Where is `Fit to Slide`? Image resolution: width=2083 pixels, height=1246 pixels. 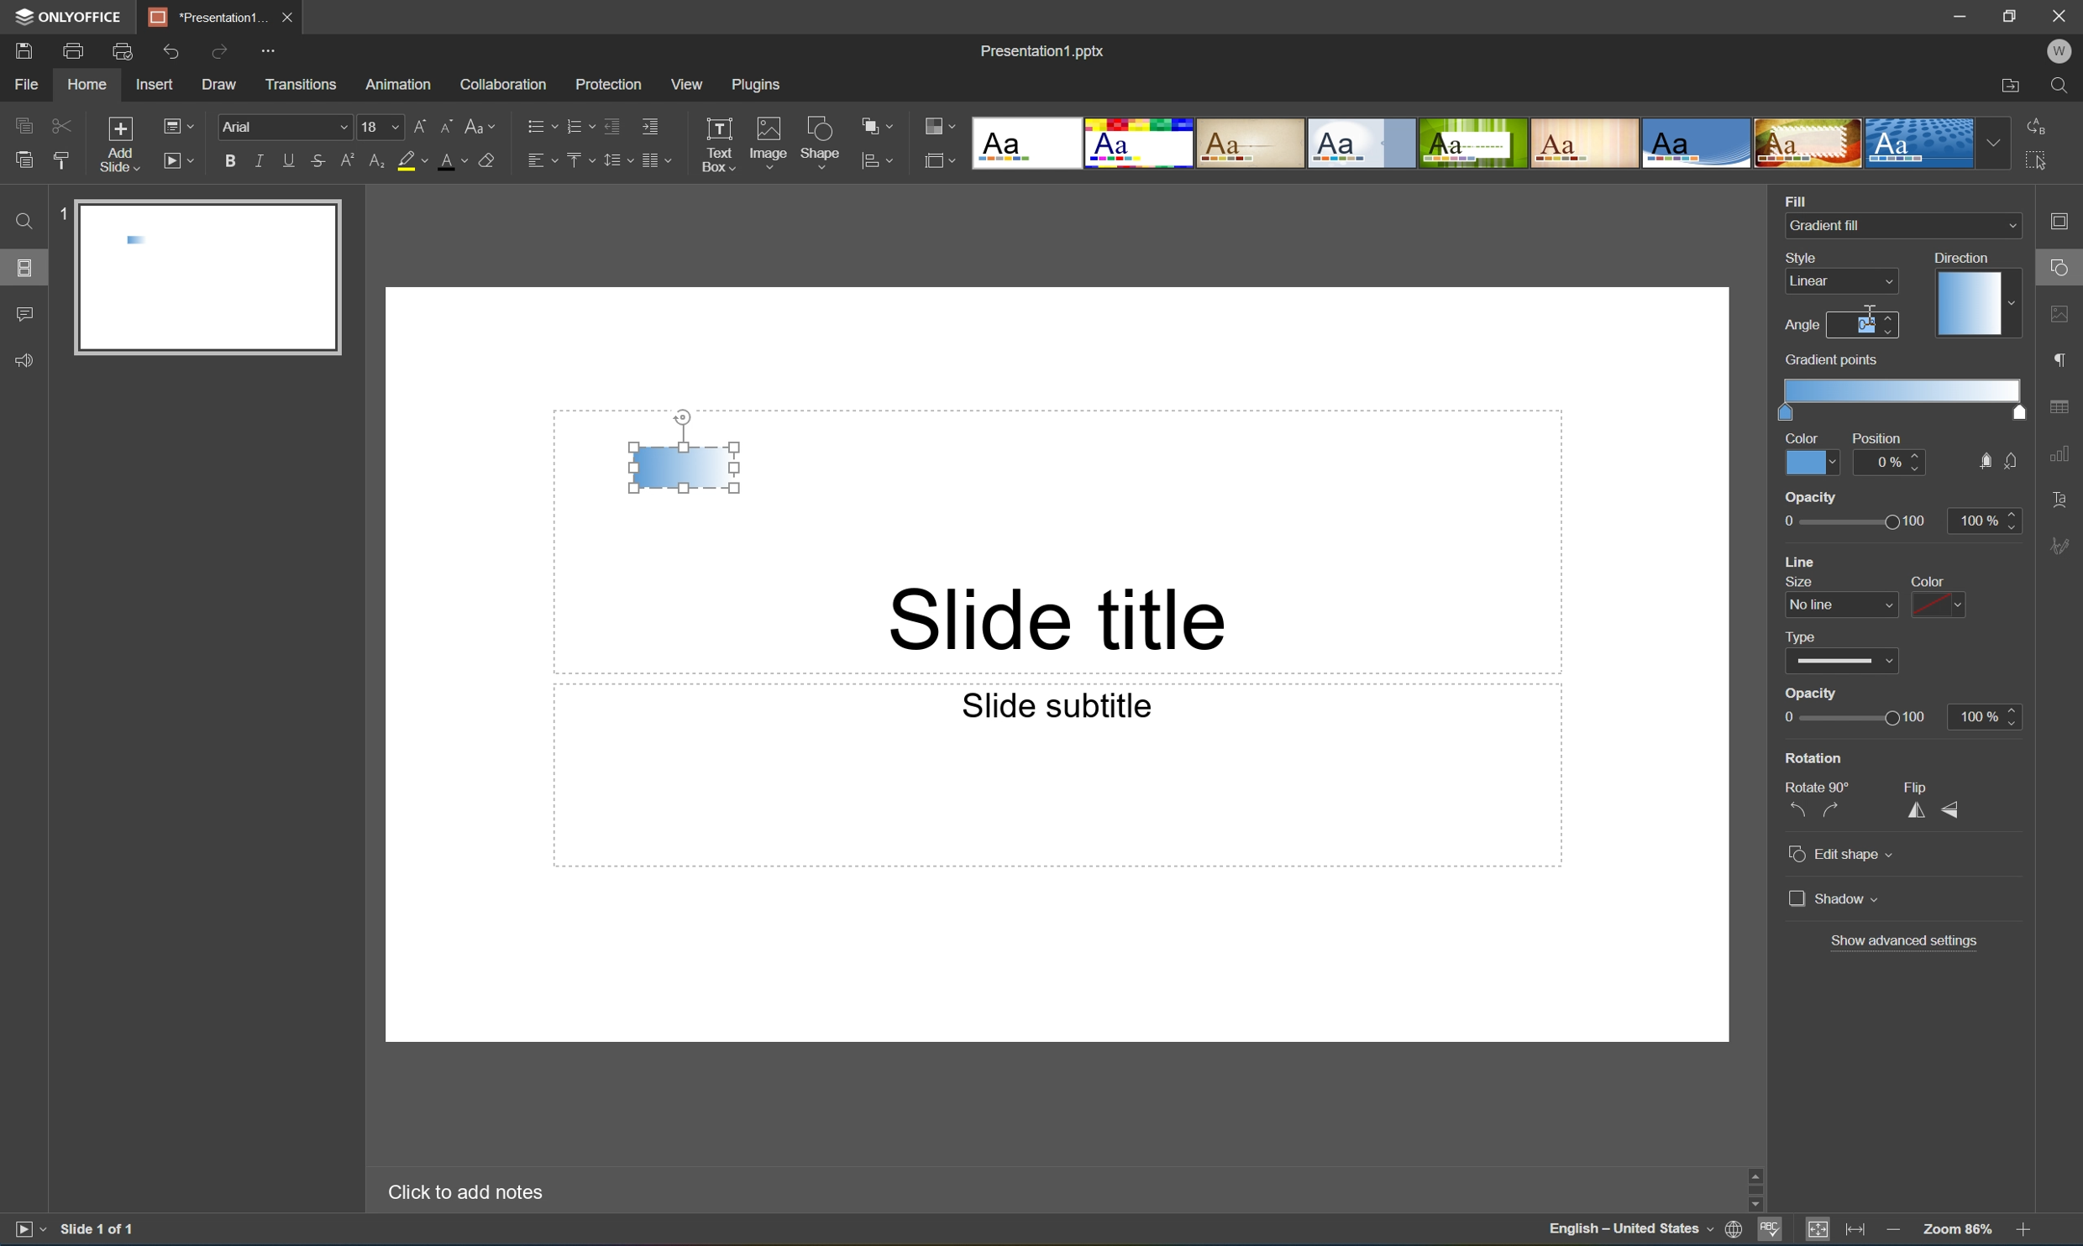 Fit to Slide is located at coordinates (1822, 1229).